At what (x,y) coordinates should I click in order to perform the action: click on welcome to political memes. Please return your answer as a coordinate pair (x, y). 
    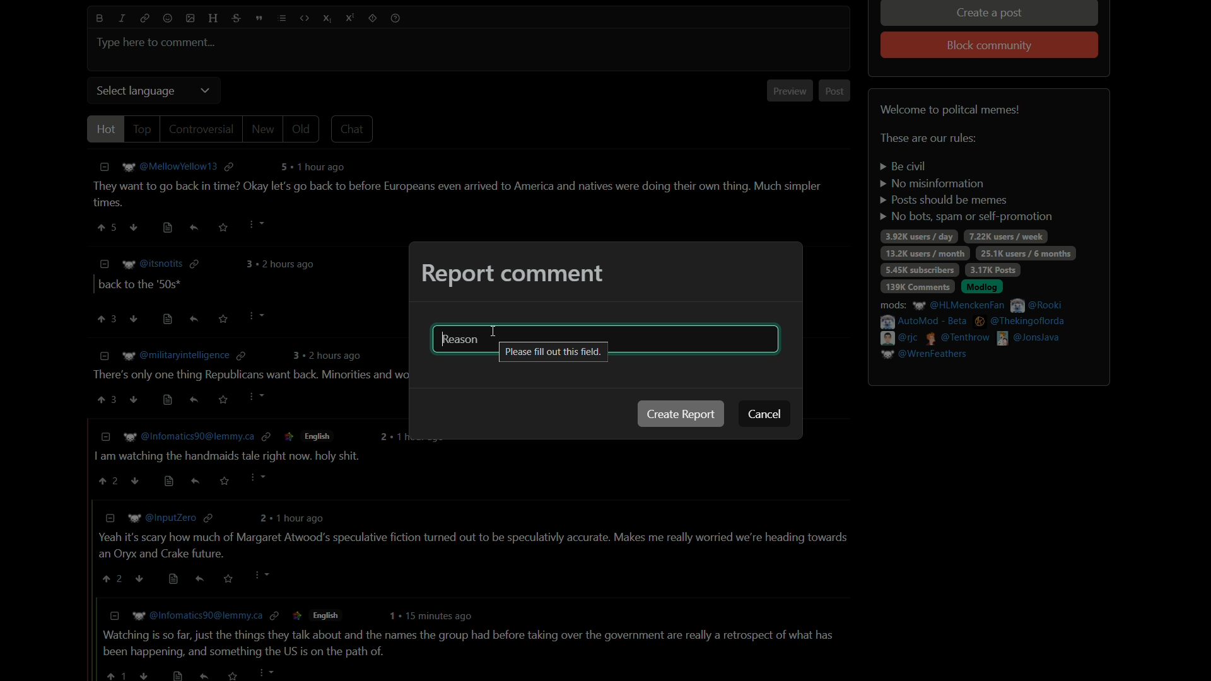
    Looking at the image, I should click on (952, 110).